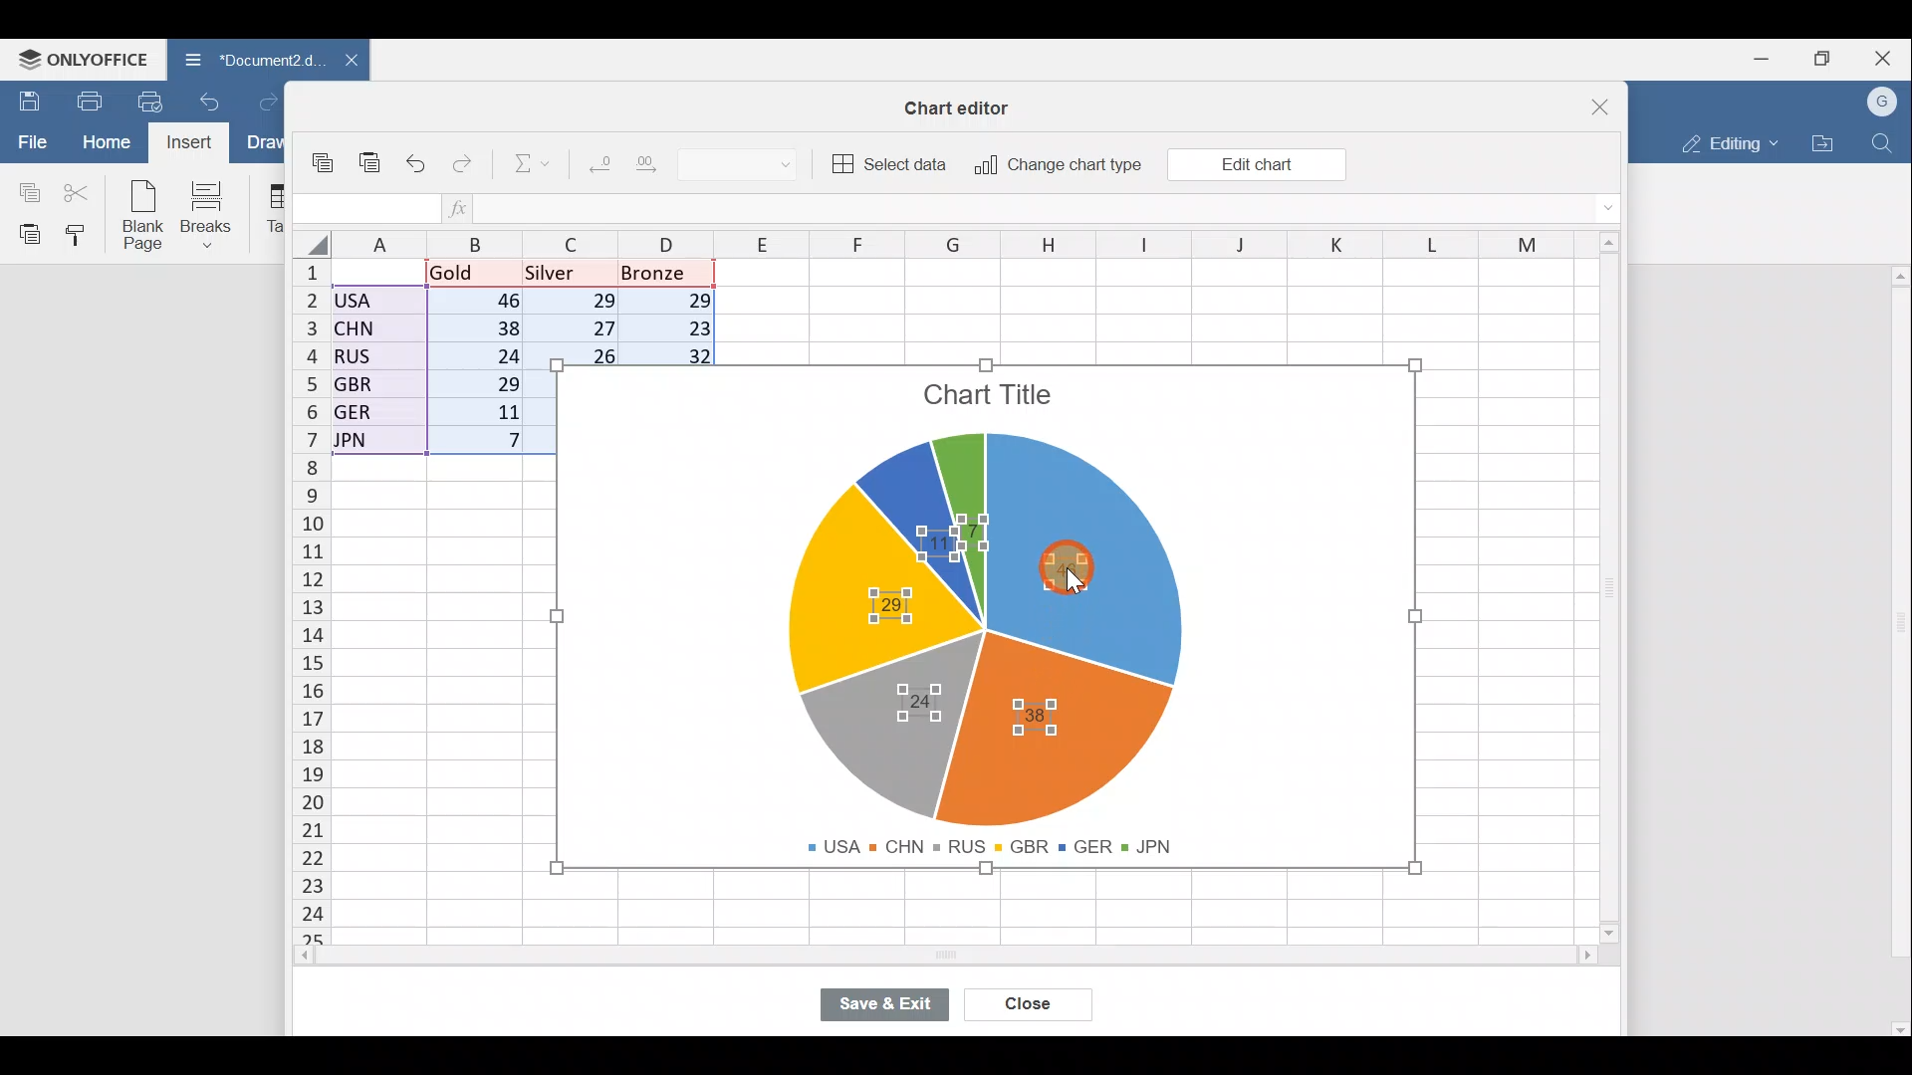  Describe the element at coordinates (930, 549) in the screenshot. I see `Chart label` at that location.